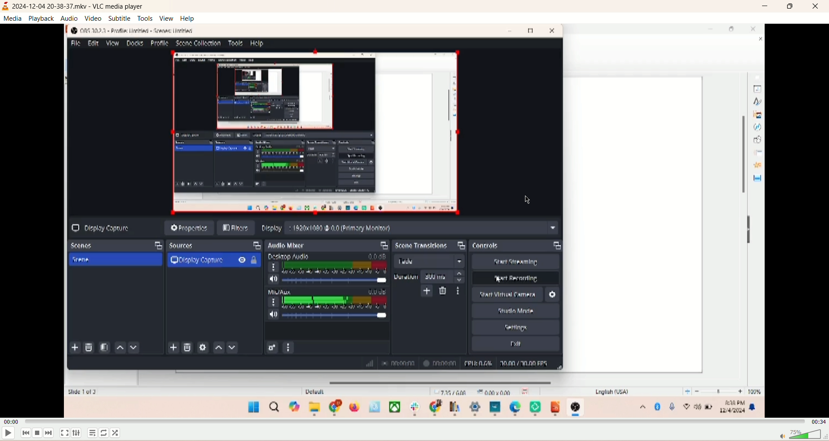 The height and width of the screenshot is (441, 829). Describe the element at coordinates (64, 433) in the screenshot. I see `fullscreen` at that location.